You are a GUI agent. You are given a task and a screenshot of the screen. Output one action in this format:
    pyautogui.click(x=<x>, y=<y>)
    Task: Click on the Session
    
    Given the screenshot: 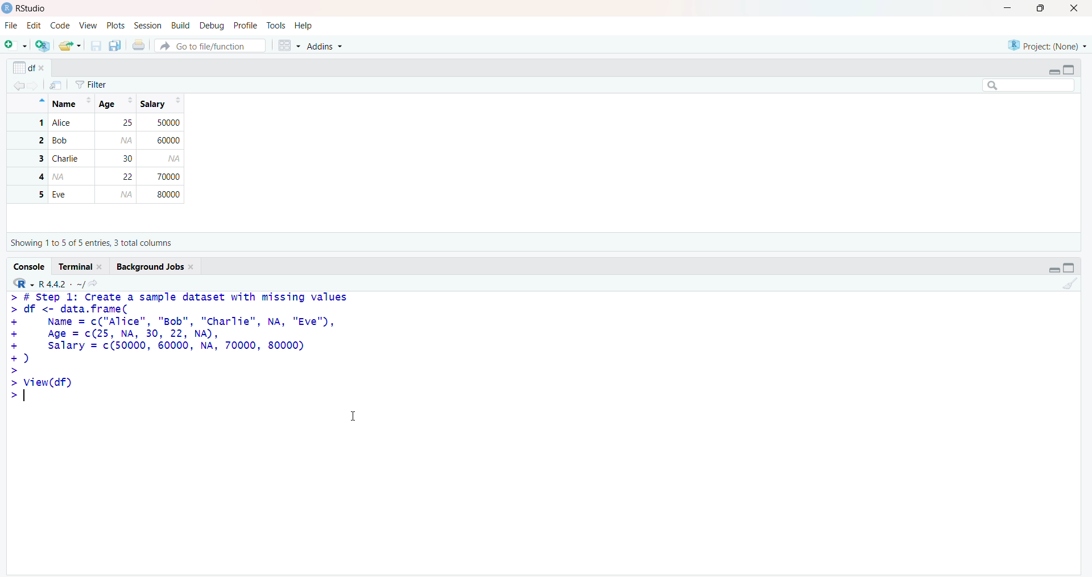 What is the action you would take?
    pyautogui.click(x=148, y=26)
    